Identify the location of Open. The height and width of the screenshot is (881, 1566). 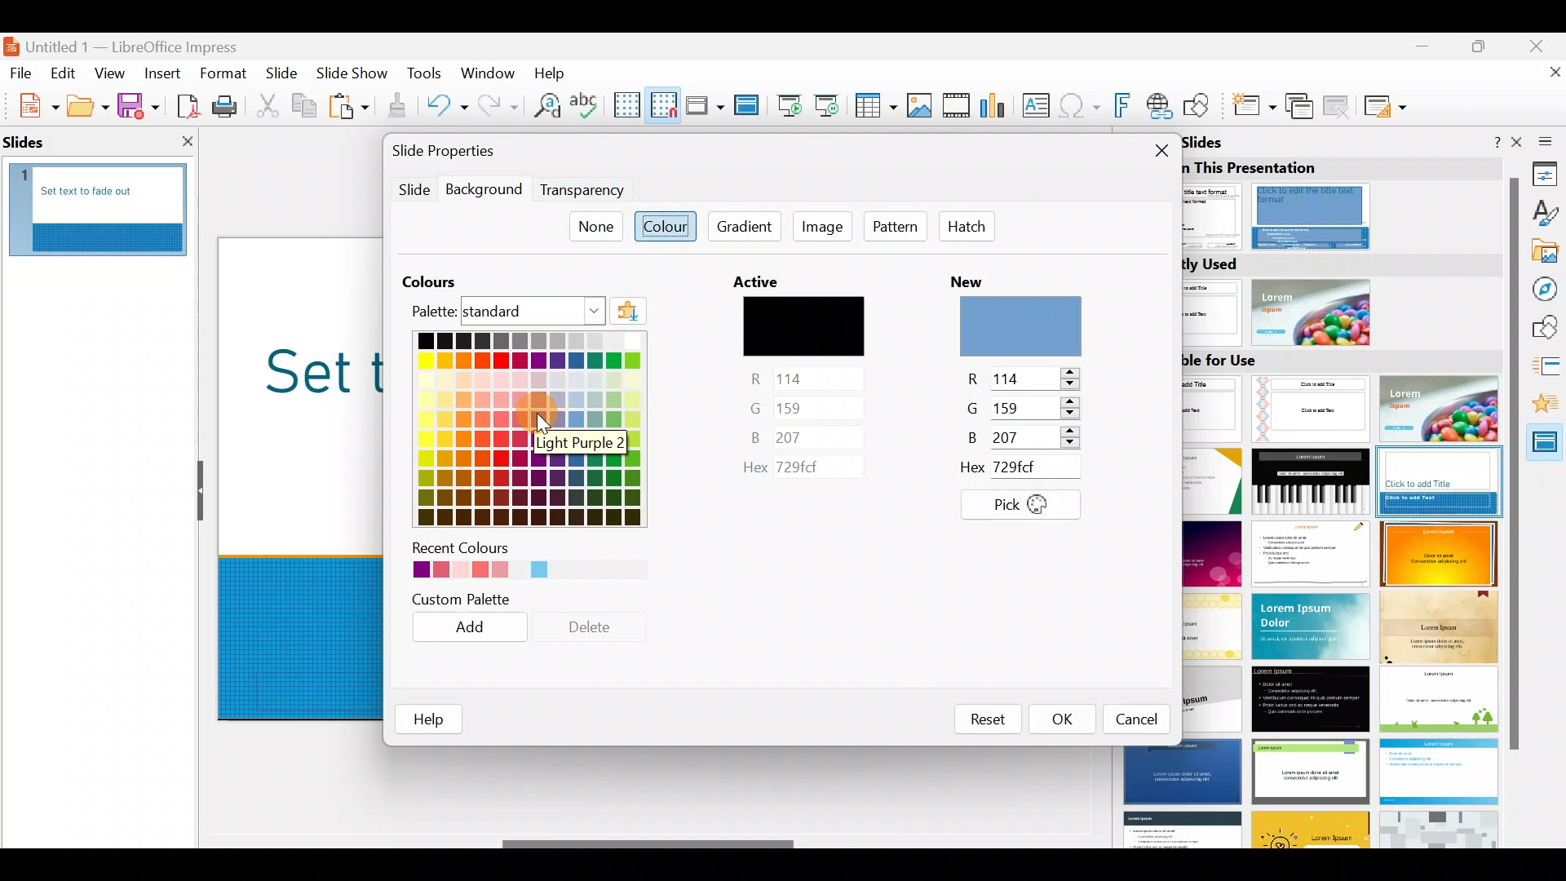
(88, 106).